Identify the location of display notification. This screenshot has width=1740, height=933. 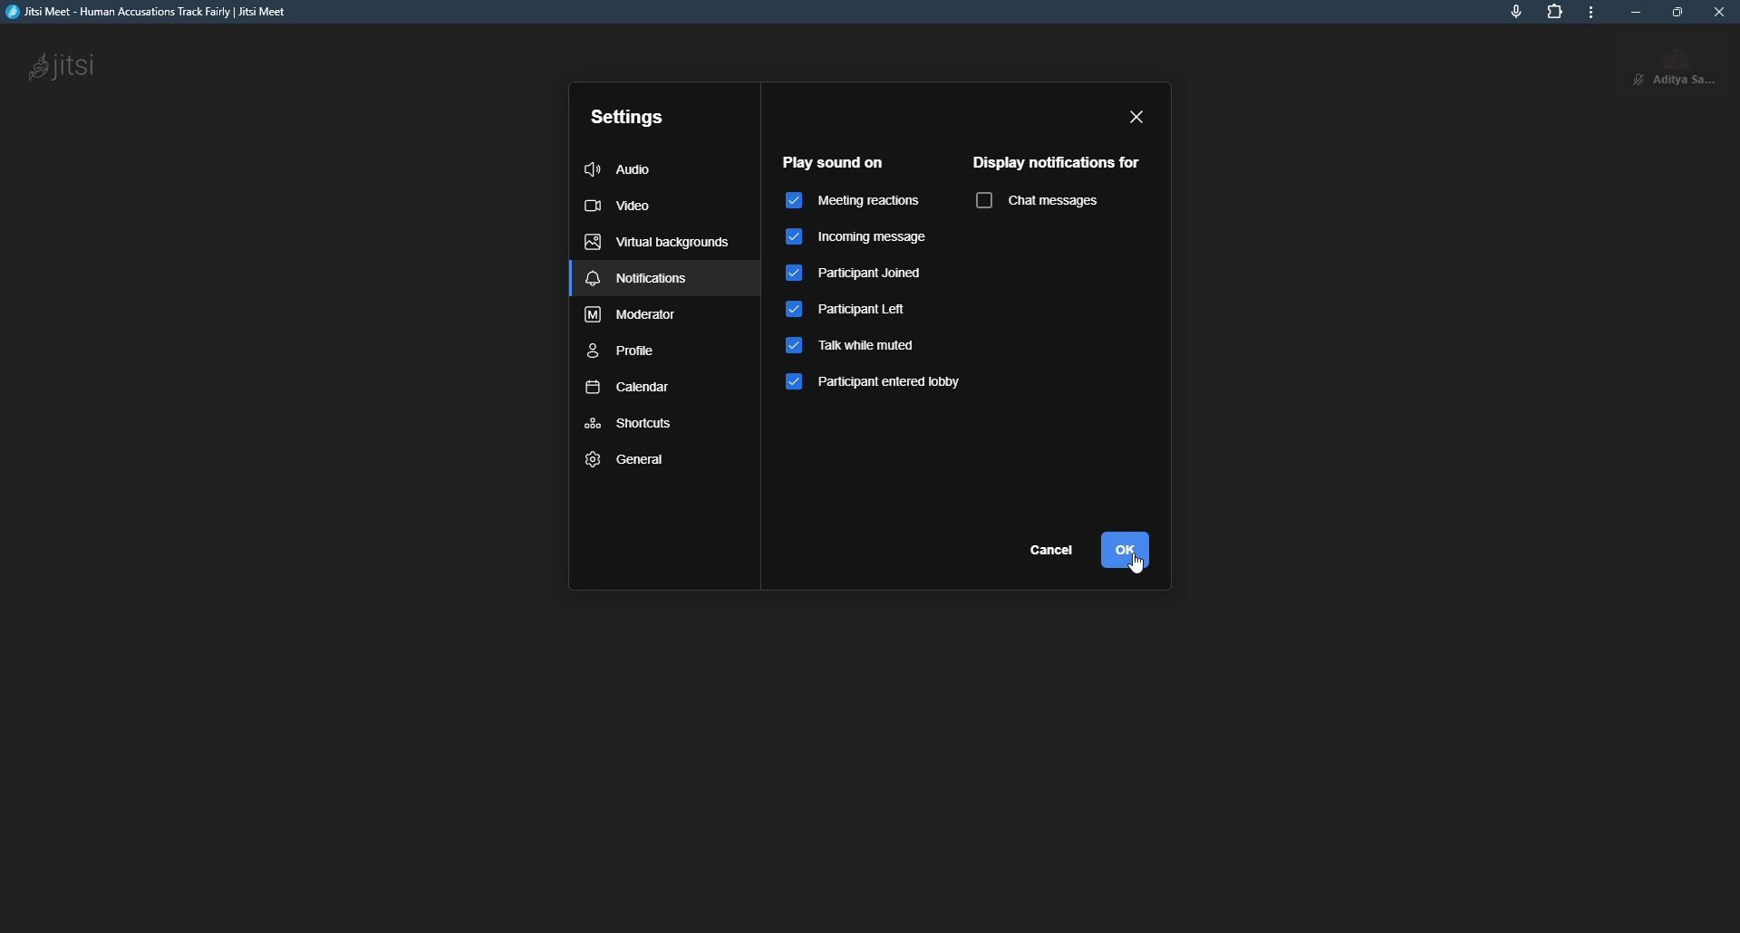
(1058, 158).